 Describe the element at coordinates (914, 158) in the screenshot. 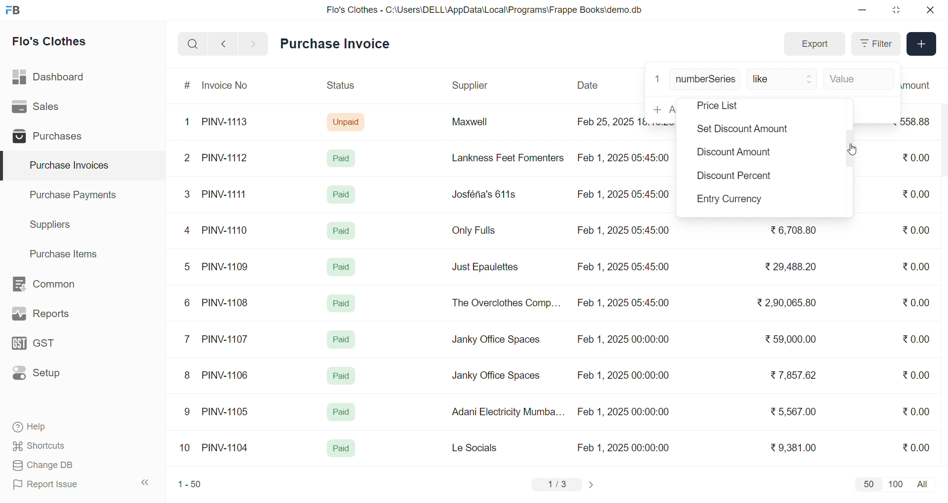

I see `₹0.00` at that location.